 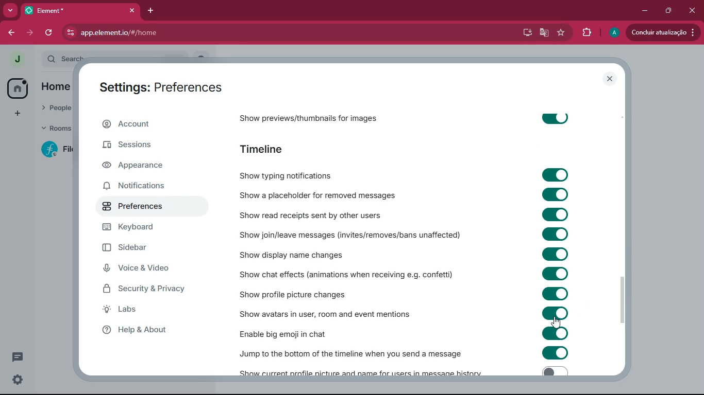 What do you see at coordinates (59, 149) in the screenshot?
I see `file` at bounding box center [59, 149].